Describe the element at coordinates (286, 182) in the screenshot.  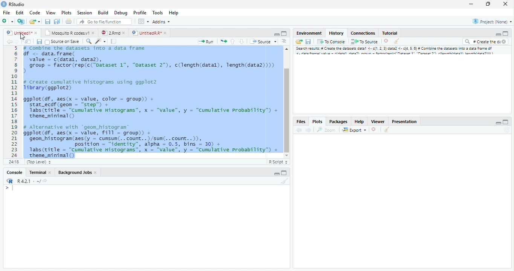
I see `Clear Console` at that location.